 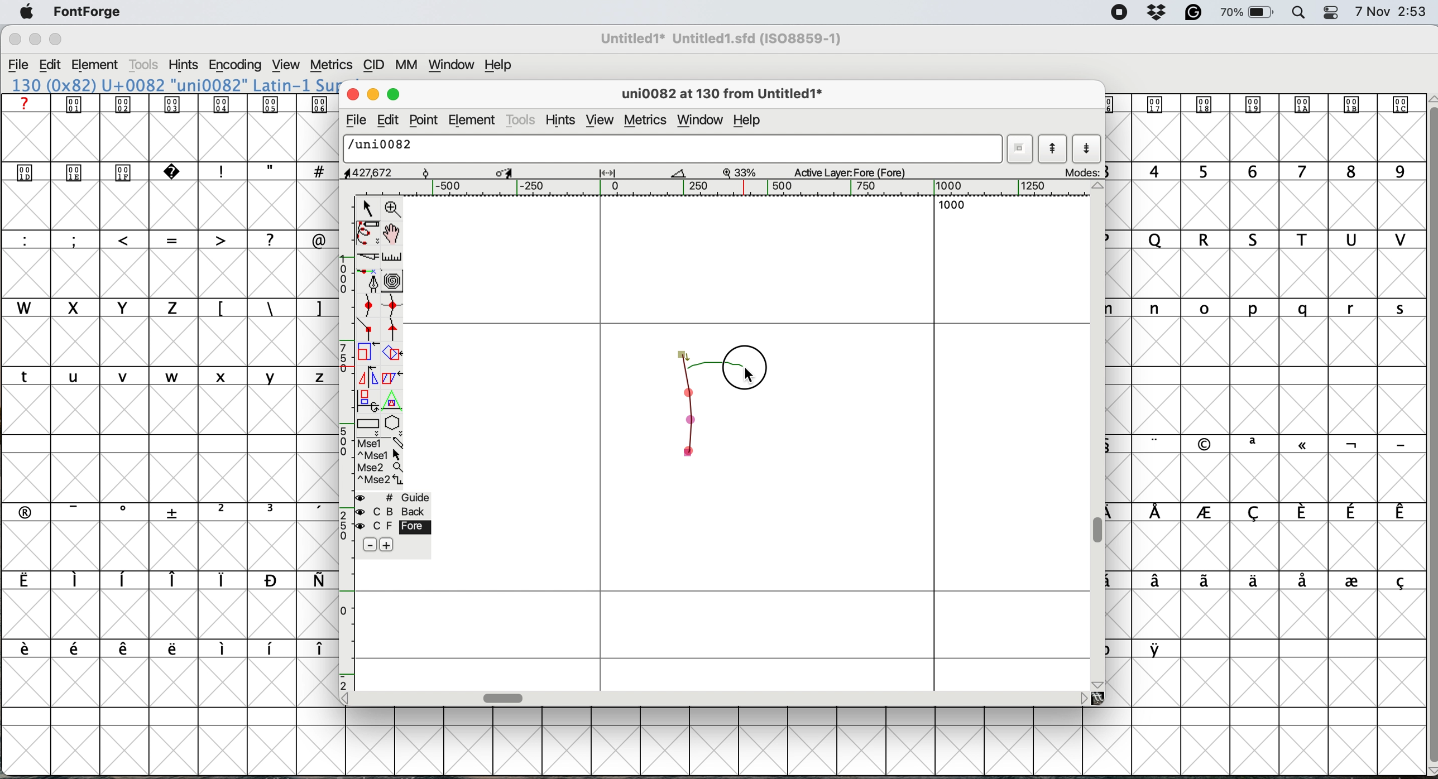 I want to click on select, so click(x=368, y=206).